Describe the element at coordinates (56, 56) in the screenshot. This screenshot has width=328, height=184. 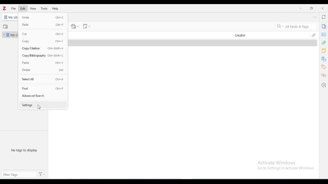
I see `ctrl+shift+C` at that location.